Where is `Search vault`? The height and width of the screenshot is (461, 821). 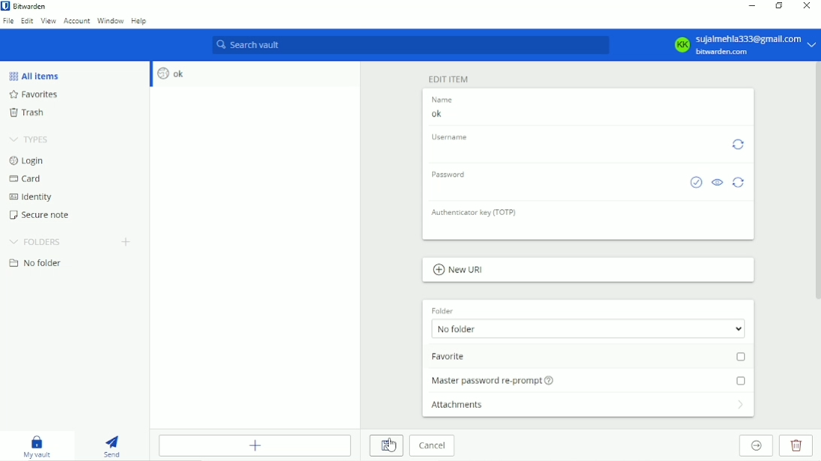
Search vault is located at coordinates (409, 44).